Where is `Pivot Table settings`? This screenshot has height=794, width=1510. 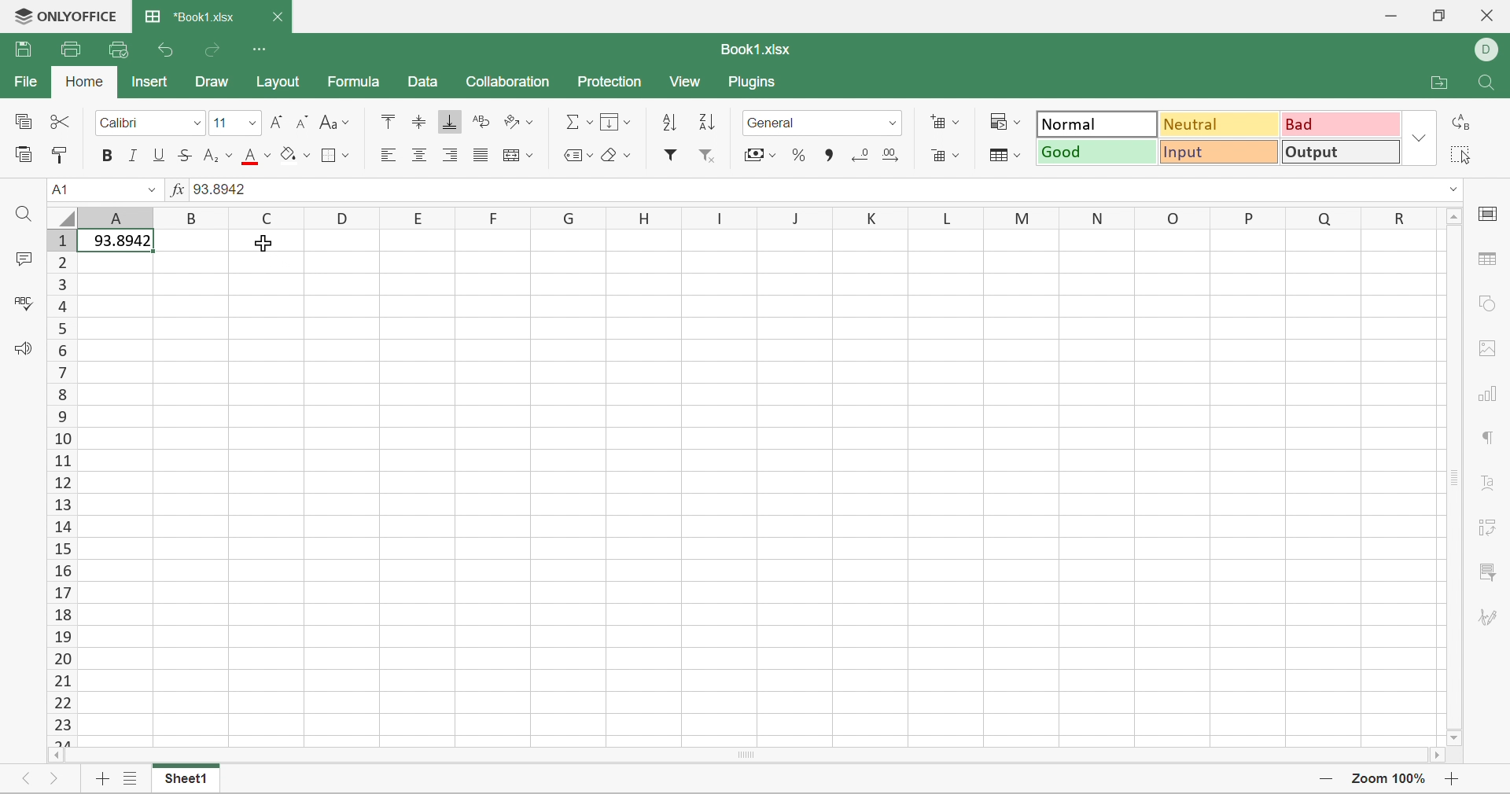 Pivot Table settings is located at coordinates (1492, 527).